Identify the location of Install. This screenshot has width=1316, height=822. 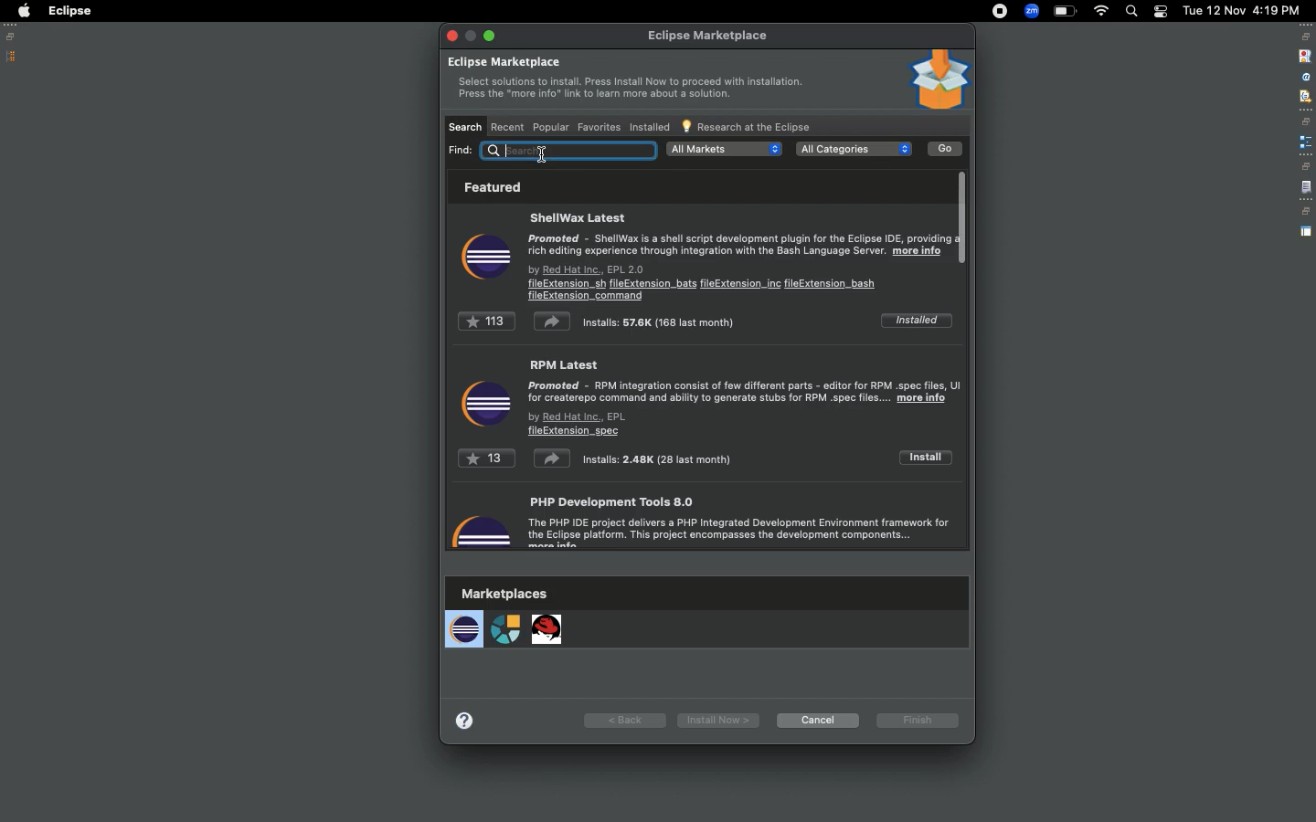
(925, 457).